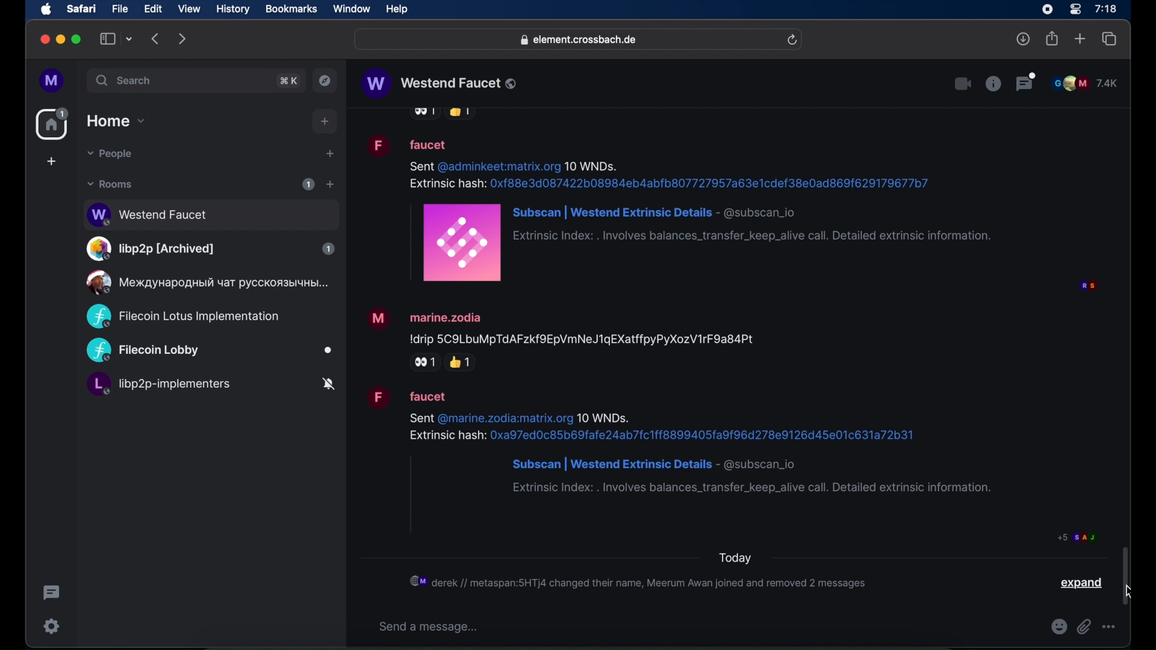 This screenshot has height=650, width=1156. What do you see at coordinates (153, 8) in the screenshot?
I see `edit` at bounding box center [153, 8].